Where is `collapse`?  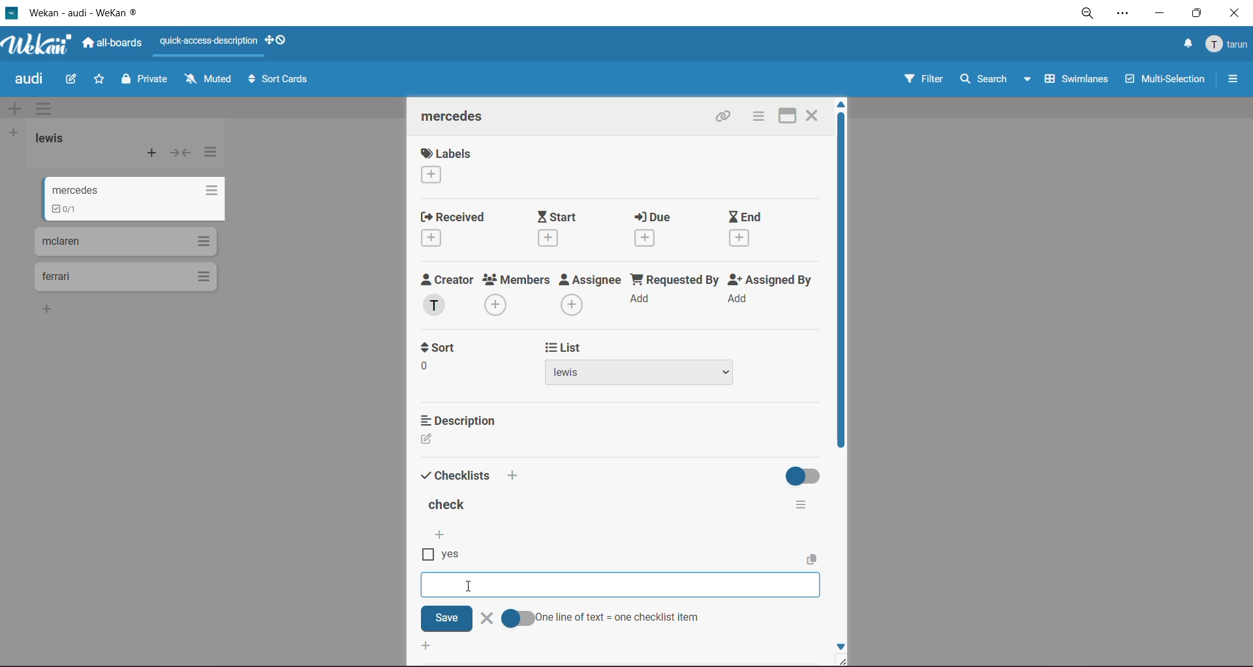 collapse is located at coordinates (183, 156).